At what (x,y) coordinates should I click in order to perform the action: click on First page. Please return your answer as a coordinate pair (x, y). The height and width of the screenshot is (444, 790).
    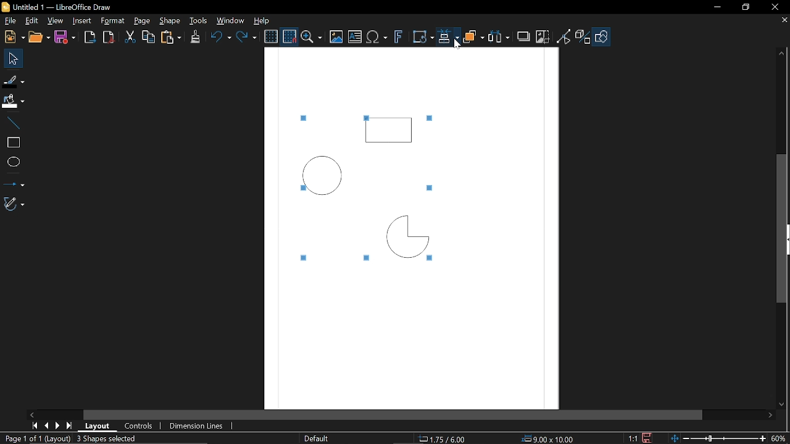
    Looking at the image, I should click on (33, 426).